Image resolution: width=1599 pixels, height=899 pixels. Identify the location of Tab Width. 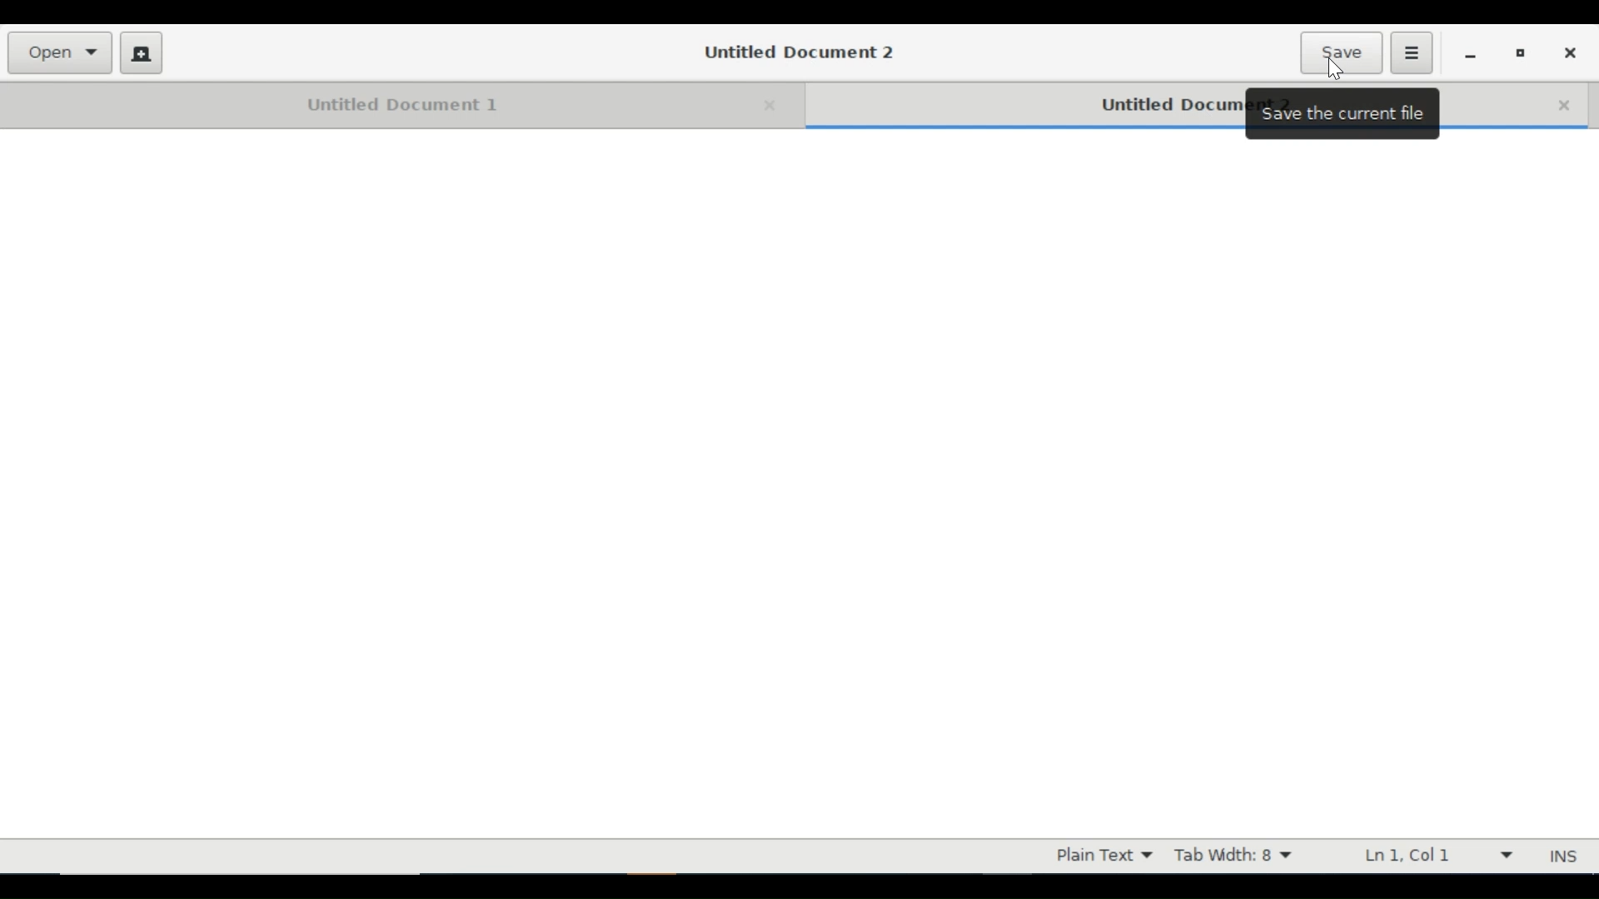
(1237, 855).